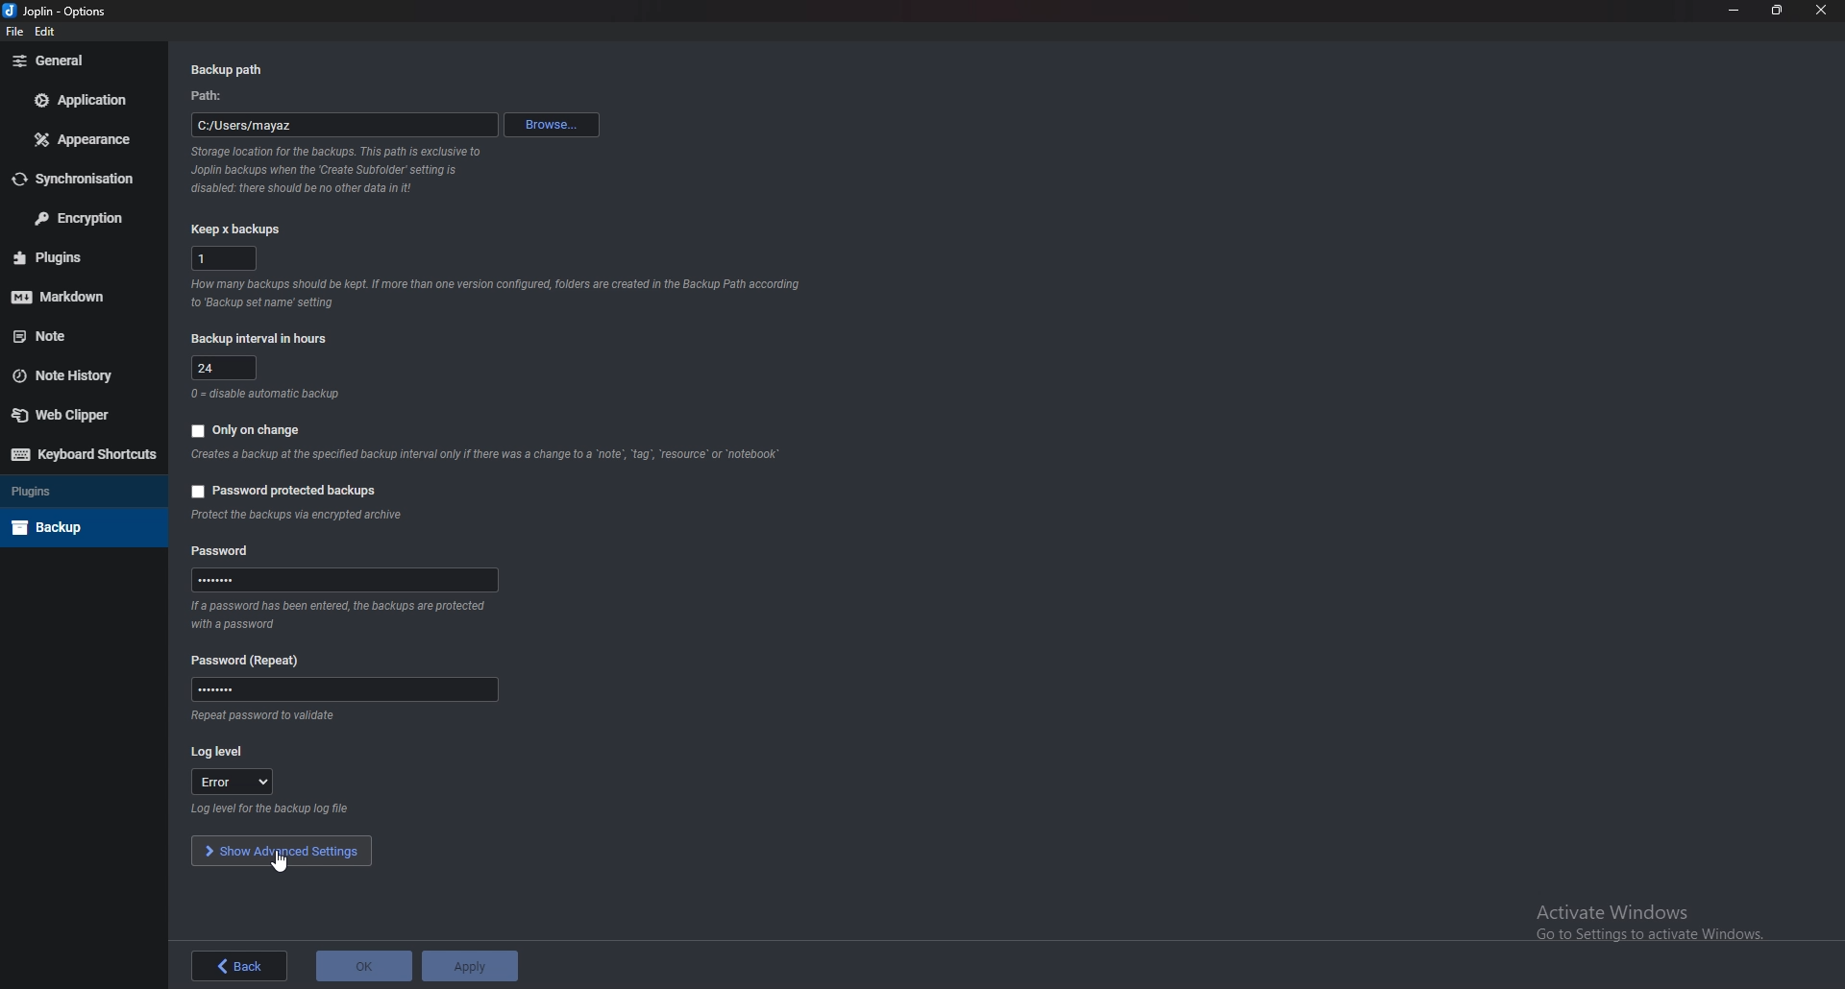 The width and height of the screenshot is (1845, 989). What do you see at coordinates (75, 375) in the screenshot?
I see `Note history` at bounding box center [75, 375].